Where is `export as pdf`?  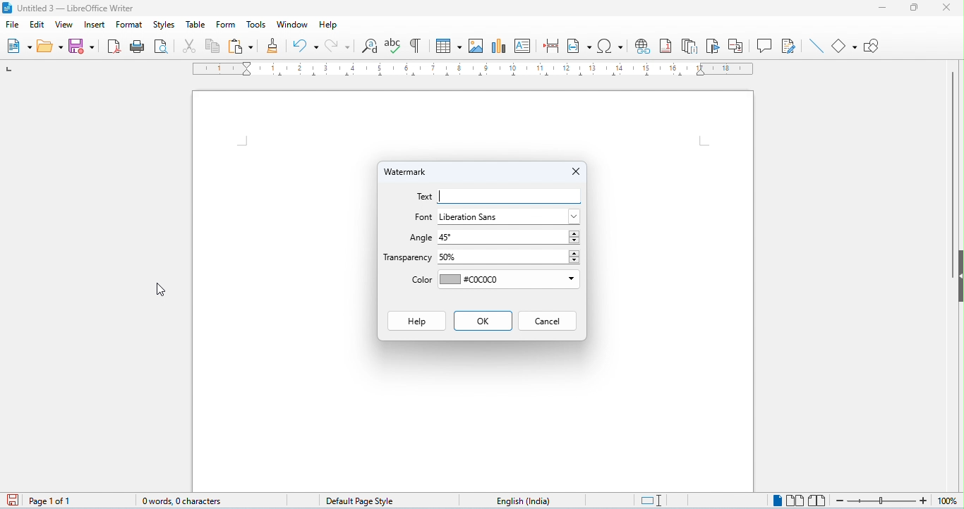 export as pdf is located at coordinates (114, 46).